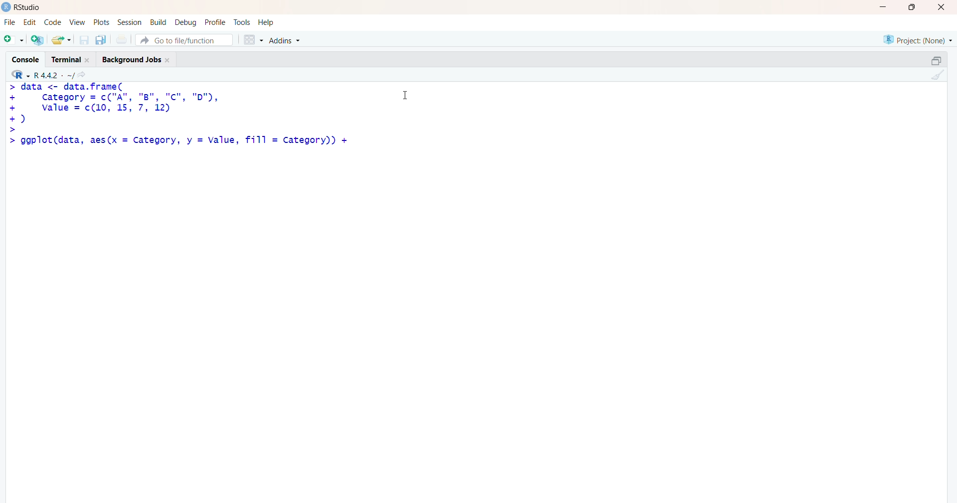  What do you see at coordinates (103, 22) in the screenshot?
I see `plots` at bounding box center [103, 22].